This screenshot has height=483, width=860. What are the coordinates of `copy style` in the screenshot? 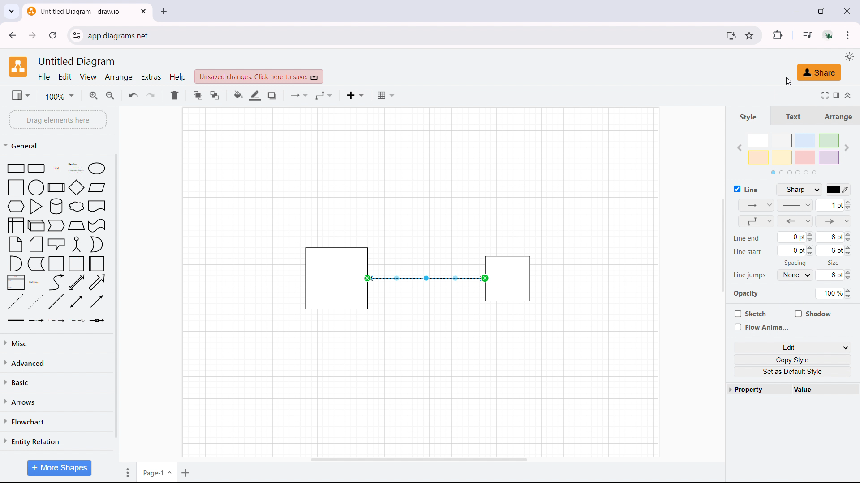 It's located at (794, 359).